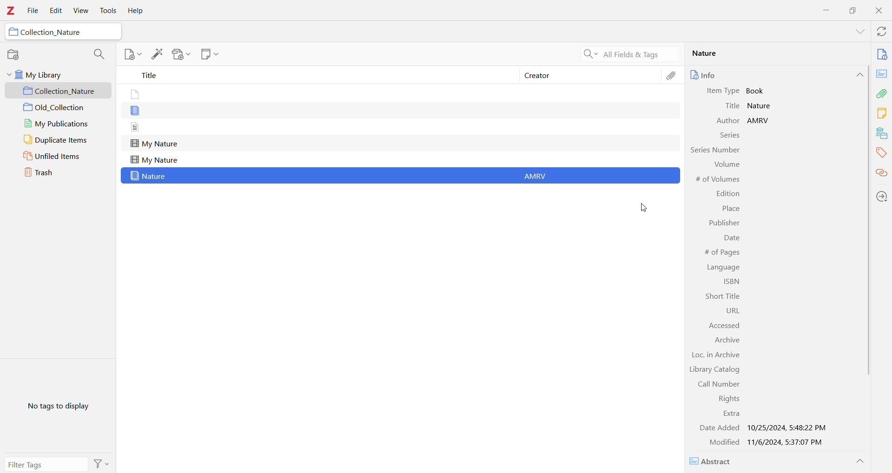  Describe the element at coordinates (52, 32) in the screenshot. I see `Collection_Nature` at that location.